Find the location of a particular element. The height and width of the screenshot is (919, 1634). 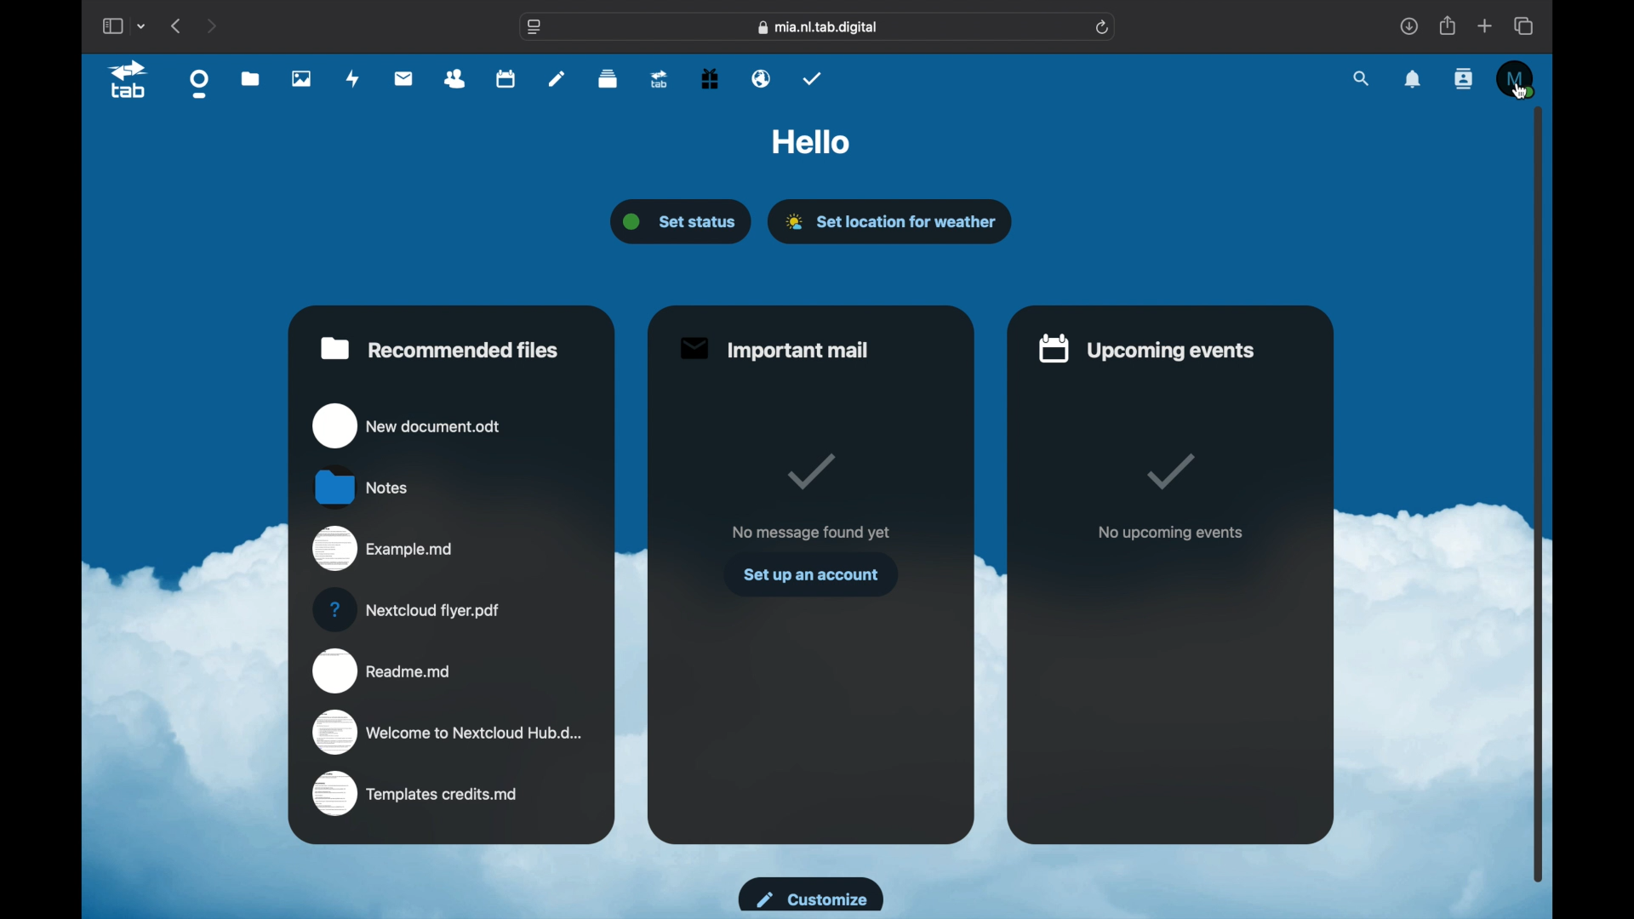

show tab overview is located at coordinates (1525, 26).